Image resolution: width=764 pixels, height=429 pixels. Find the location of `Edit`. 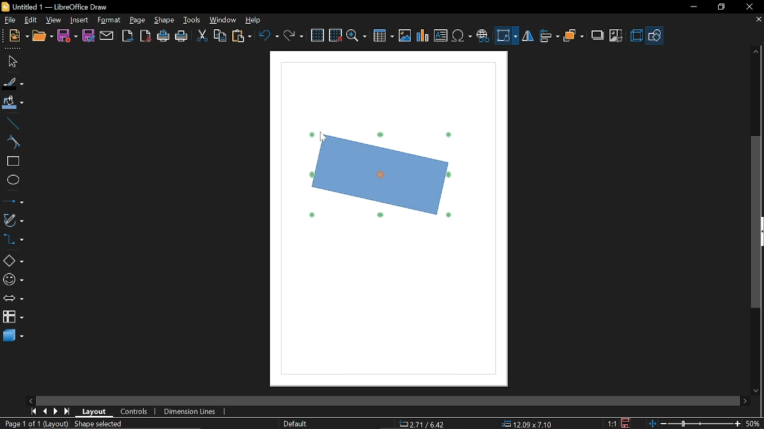

Edit is located at coordinates (32, 19).